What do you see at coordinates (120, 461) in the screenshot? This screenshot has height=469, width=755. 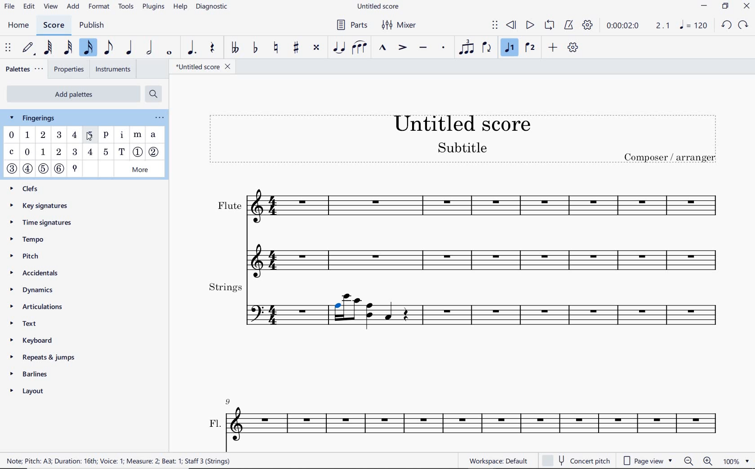 I see `score description` at bounding box center [120, 461].